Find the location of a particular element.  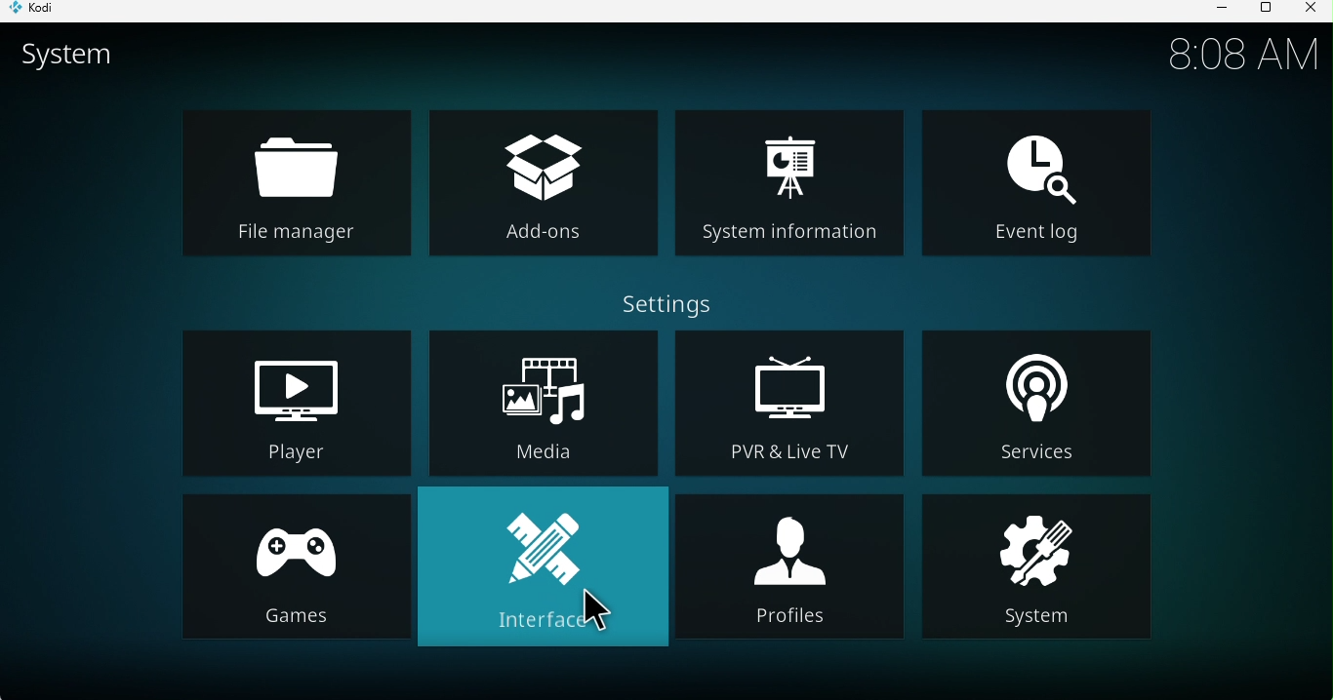

Settings is located at coordinates (666, 304).